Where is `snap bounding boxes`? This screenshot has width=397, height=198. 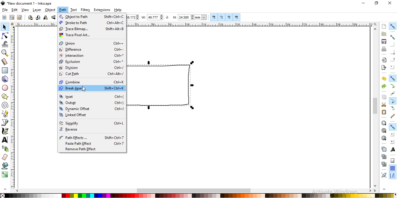 snap bounding boxes is located at coordinates (393, 37).